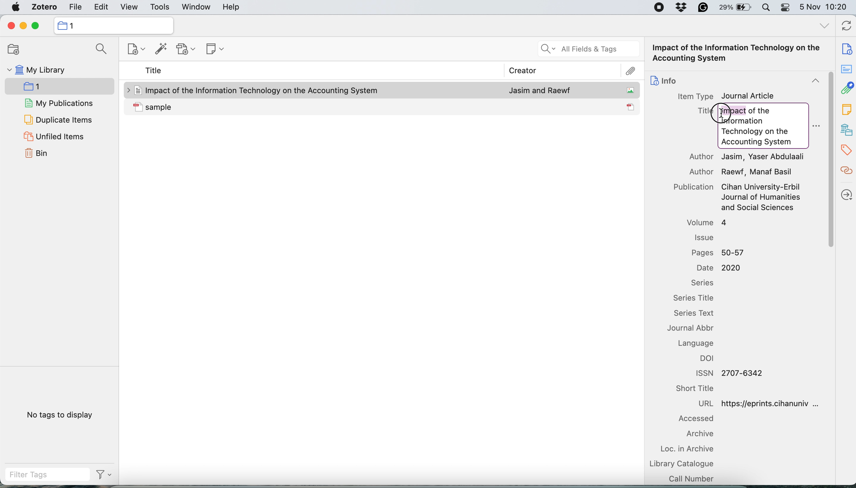 Image resolution: width=856 pixels, height=488 pixels. What do you see at coordinates (762, 197) in the screenshot?
I see `Cihan University-Erbil Journal of Humanities and Social Sciences` at bounding box center [762, 197].